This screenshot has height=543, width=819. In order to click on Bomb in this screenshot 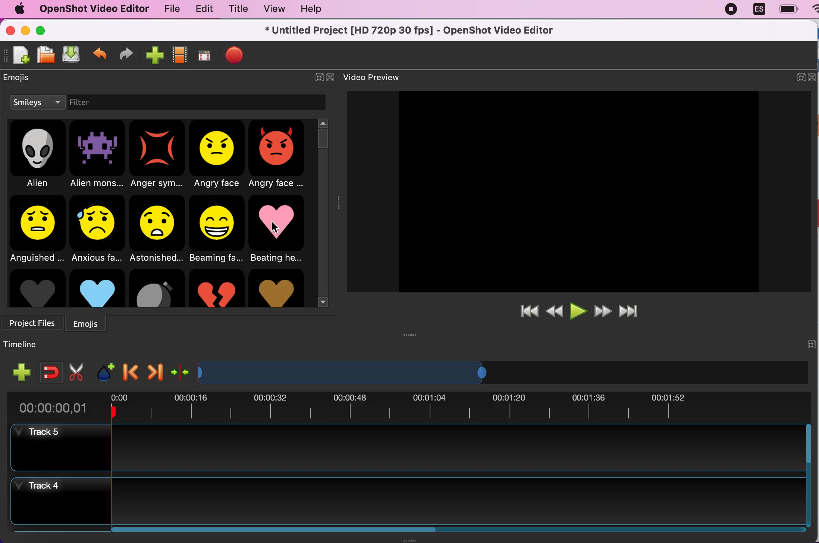, I will do `click(157, 288)`.